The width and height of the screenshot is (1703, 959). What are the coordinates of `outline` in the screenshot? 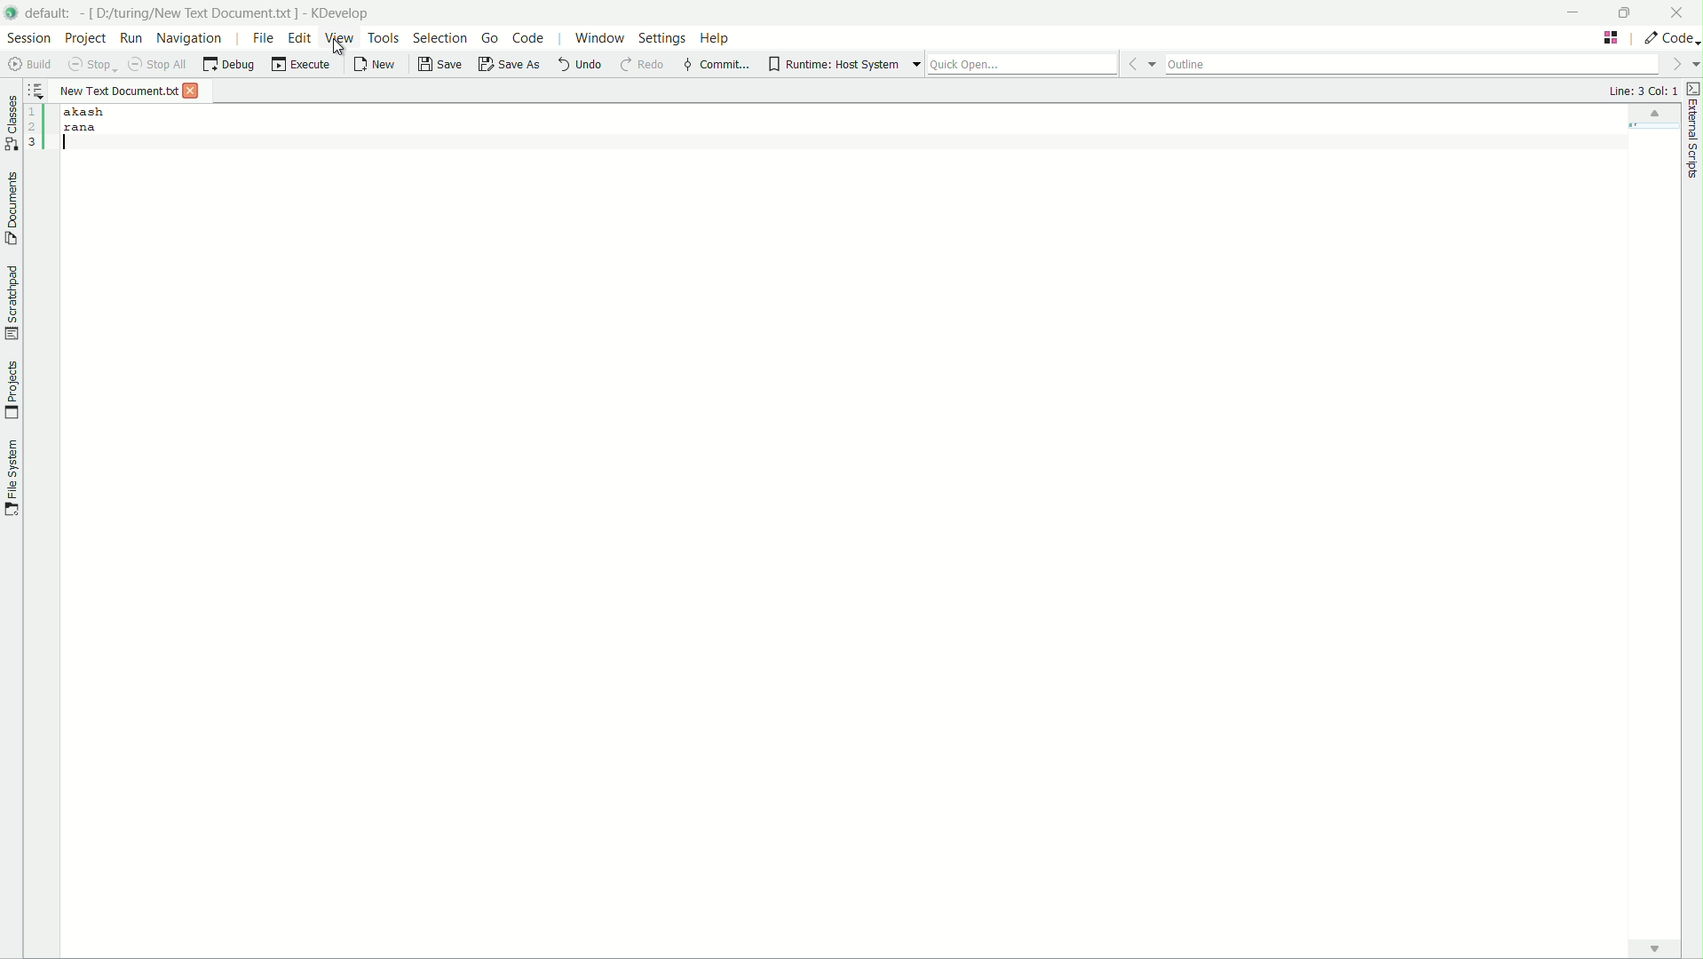 It's located at (1413, 63).